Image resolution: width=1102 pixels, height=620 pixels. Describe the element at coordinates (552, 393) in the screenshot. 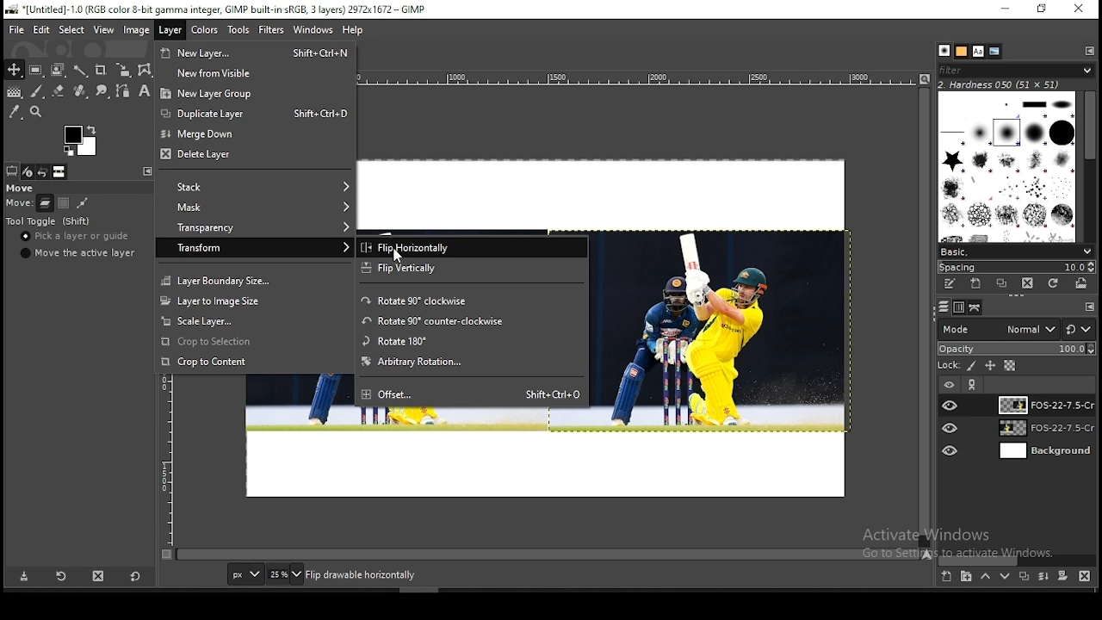

I see `Shortcut key` at that location.